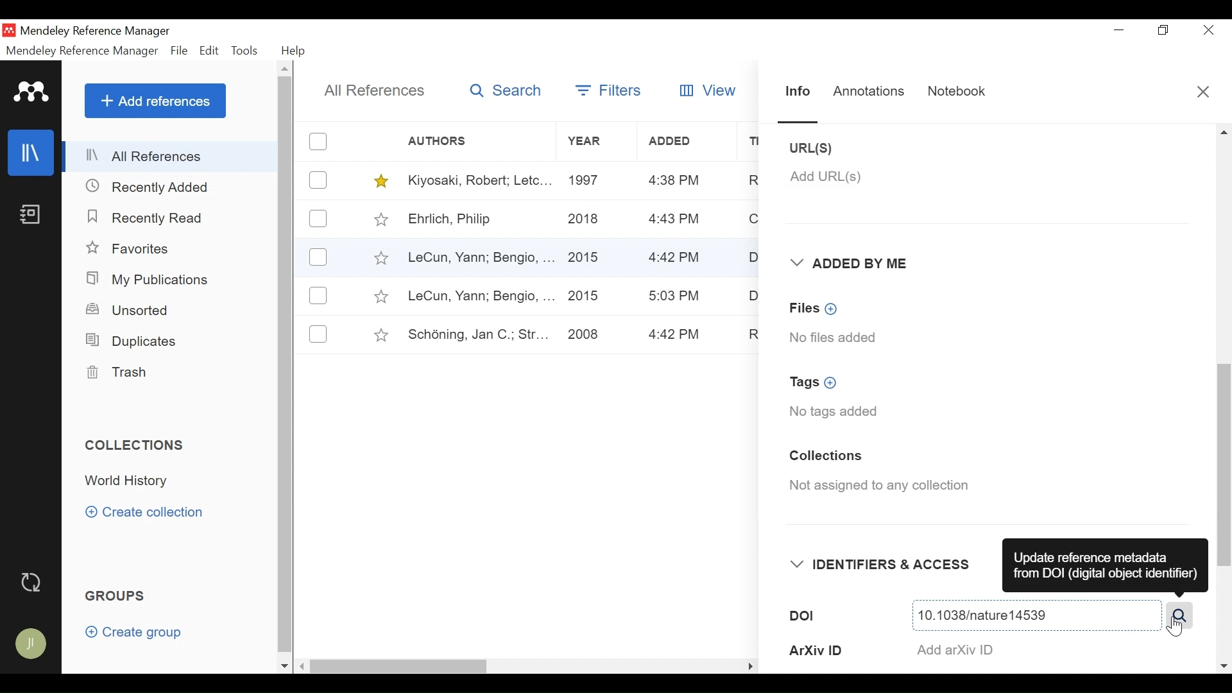  I want to click on Trash, so click(116, 373).